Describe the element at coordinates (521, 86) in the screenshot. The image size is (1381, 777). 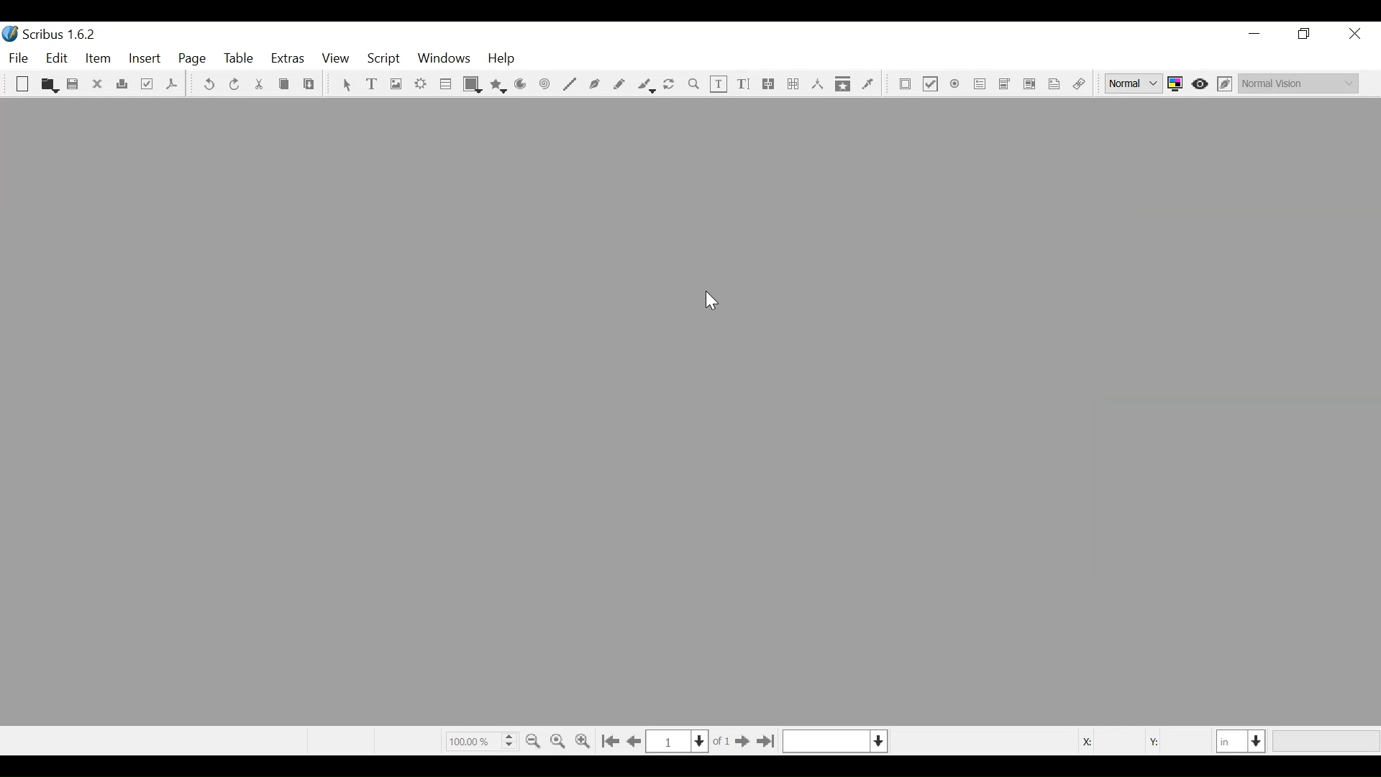
I see `Arc` at that location.